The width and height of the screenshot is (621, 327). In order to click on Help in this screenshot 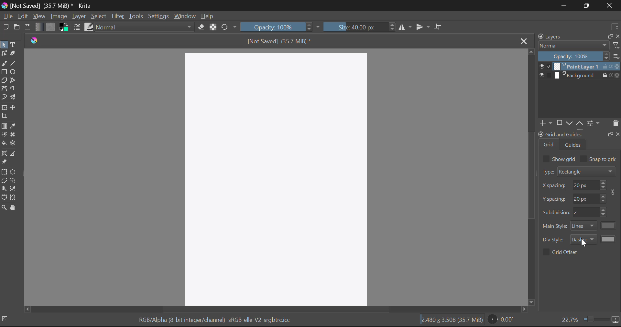, I will do `click(208, 16)`.